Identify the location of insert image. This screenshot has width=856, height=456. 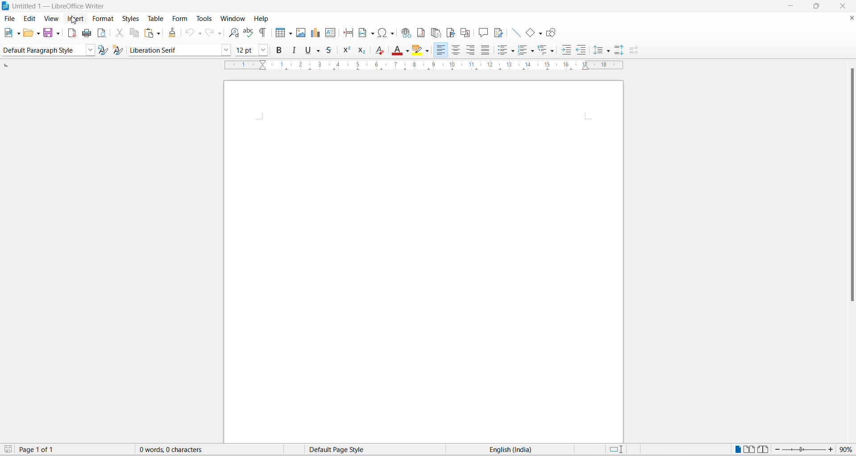
(302, 33).